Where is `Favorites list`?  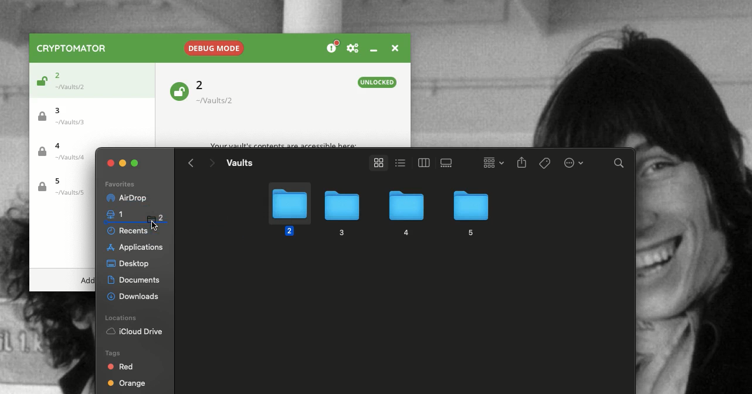 Favorites list is located at coordinates (119, 185).